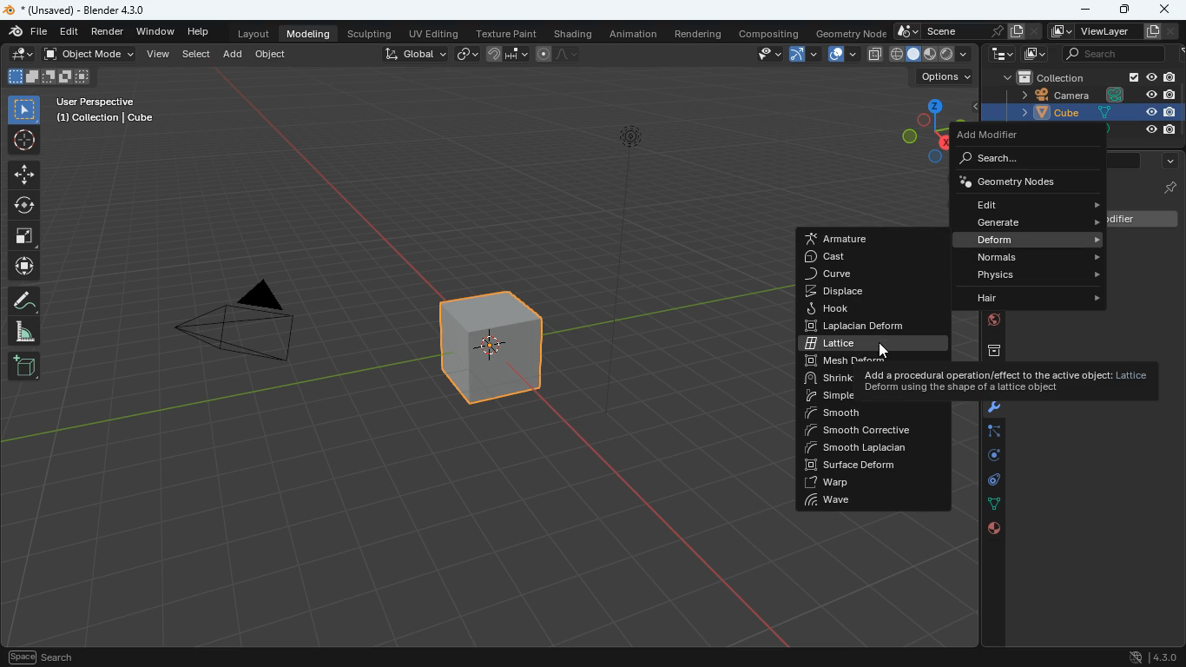 The width and height of the screenshot is (1186, 667). I want to click on options, so click(946, 76).